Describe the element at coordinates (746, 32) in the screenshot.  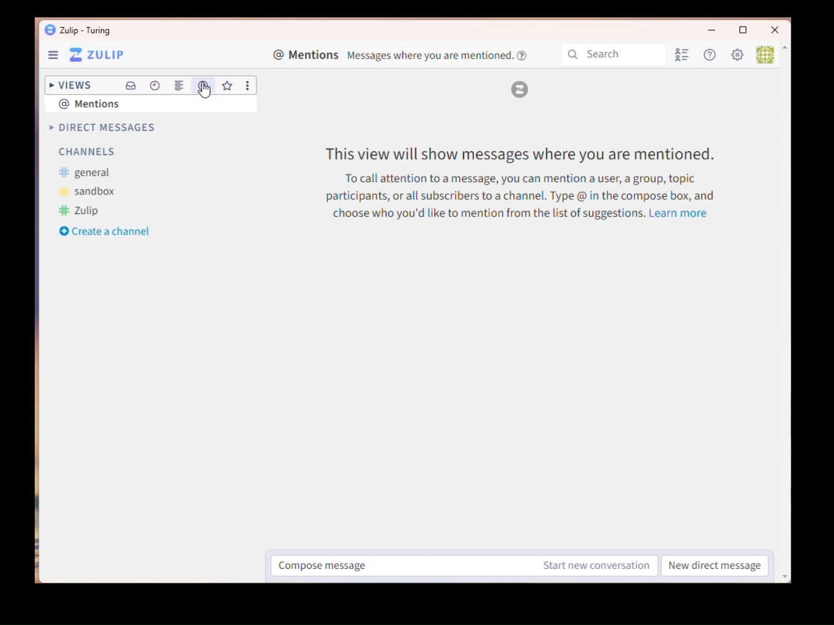
I see `Box` at that location.